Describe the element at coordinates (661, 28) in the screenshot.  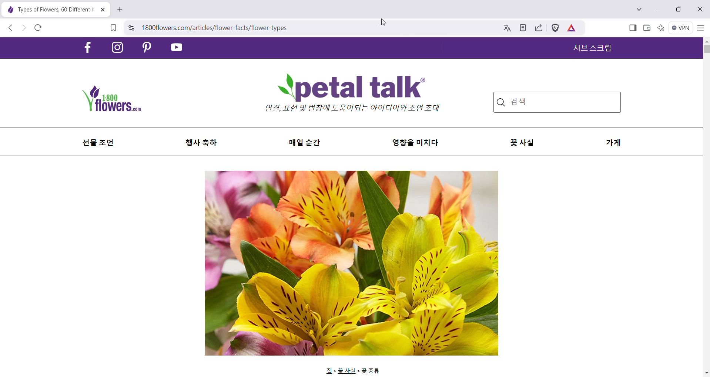
I see `Leo AI` at that location.